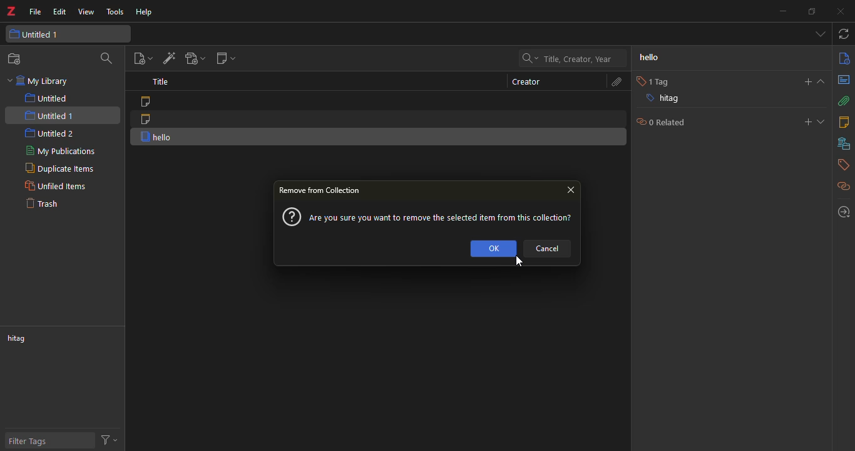 The width and height of the screenshot is (855, 451). I want to click on z, so click(9, 13).